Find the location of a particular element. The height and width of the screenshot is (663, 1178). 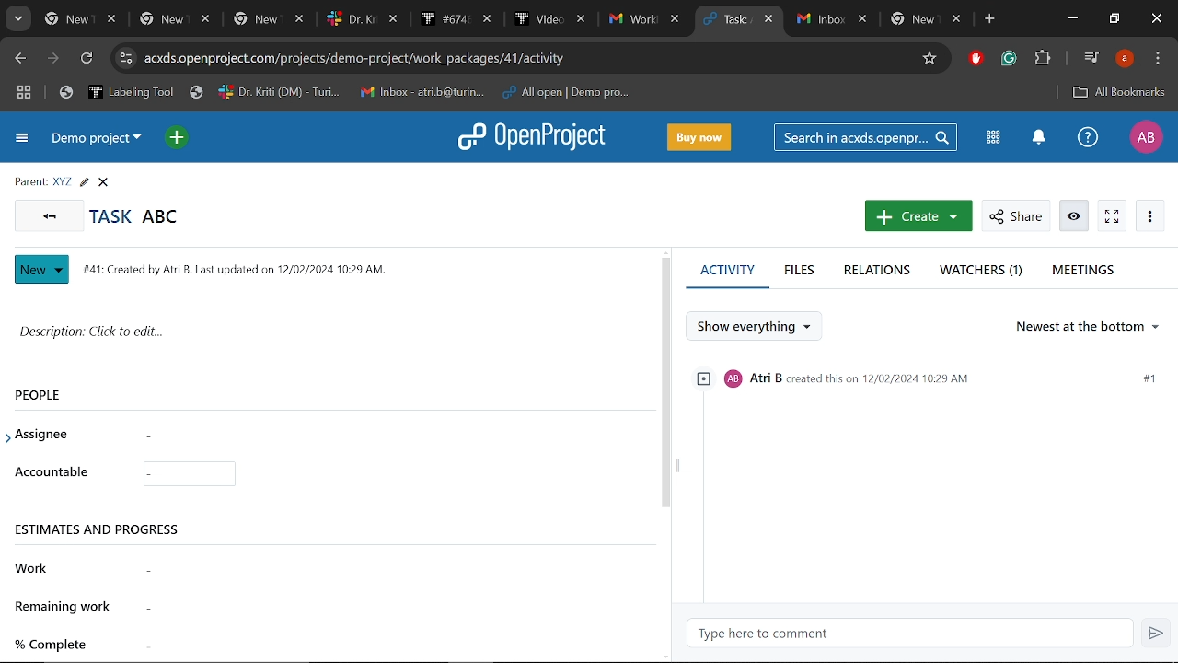

Openproject logo is located at coordinates (534, 137).